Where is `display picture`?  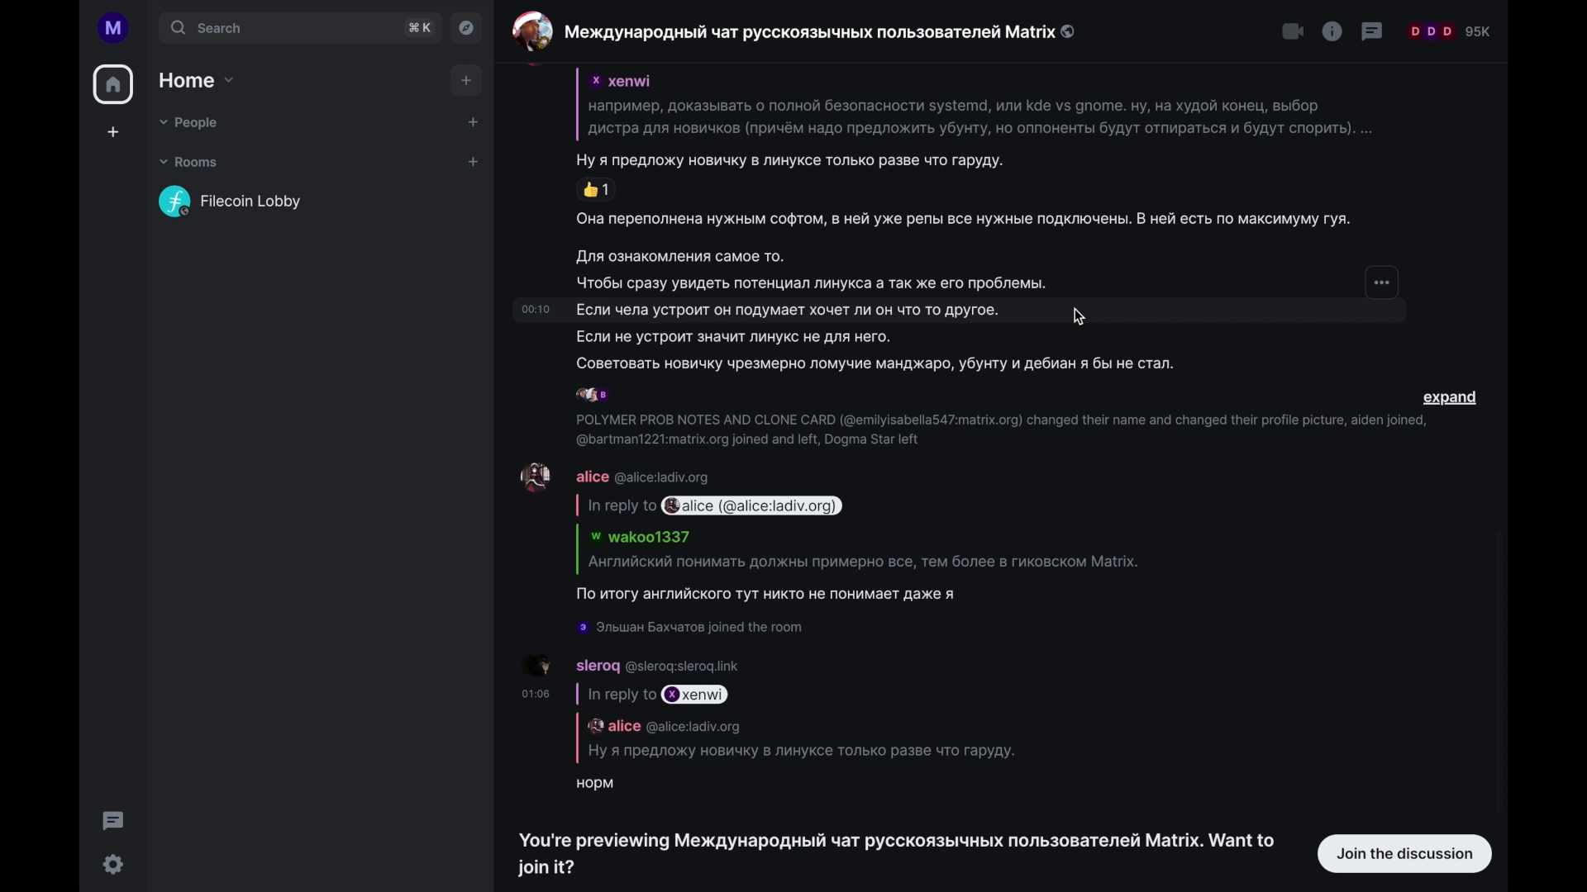
display picture is located at coordinates (533, 477).